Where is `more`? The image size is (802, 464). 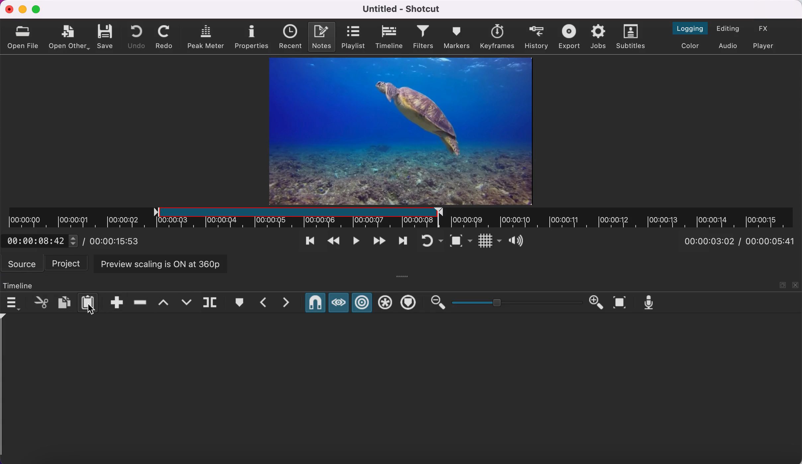
more is located at coordinates (404, 276).